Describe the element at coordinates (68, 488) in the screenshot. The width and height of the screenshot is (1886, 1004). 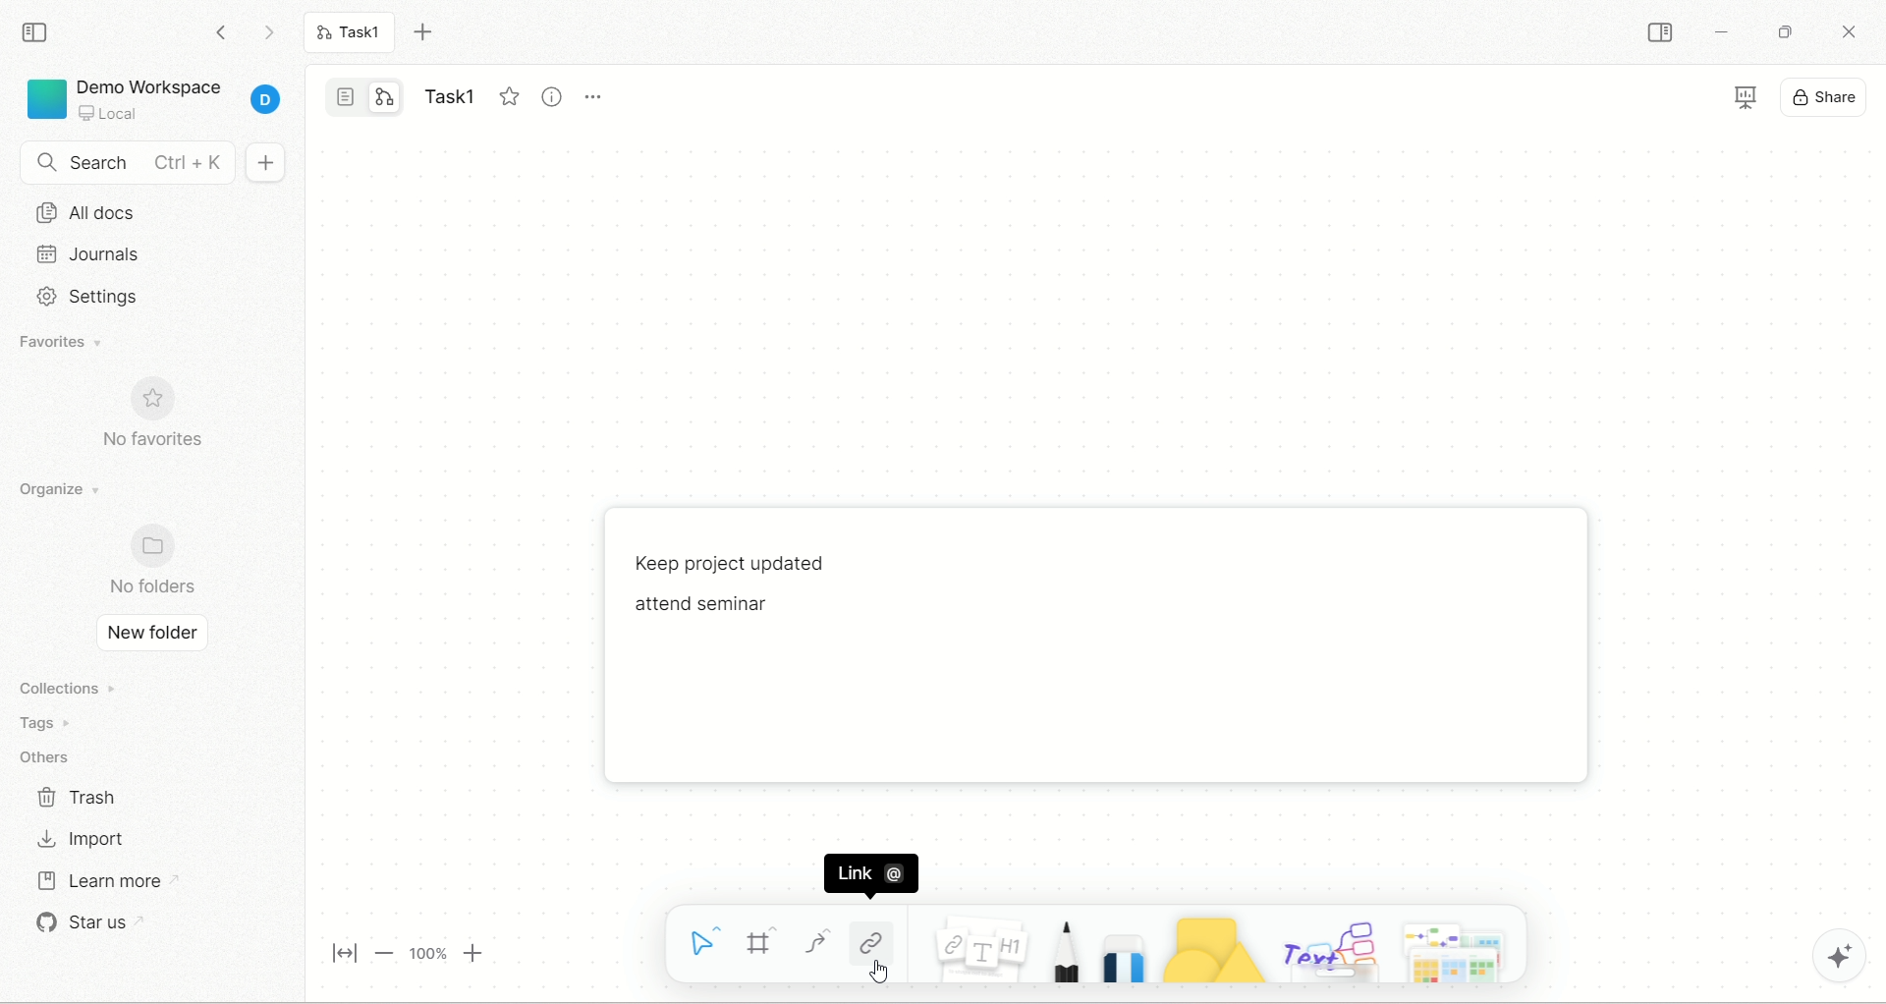
I see `organize` at that location.